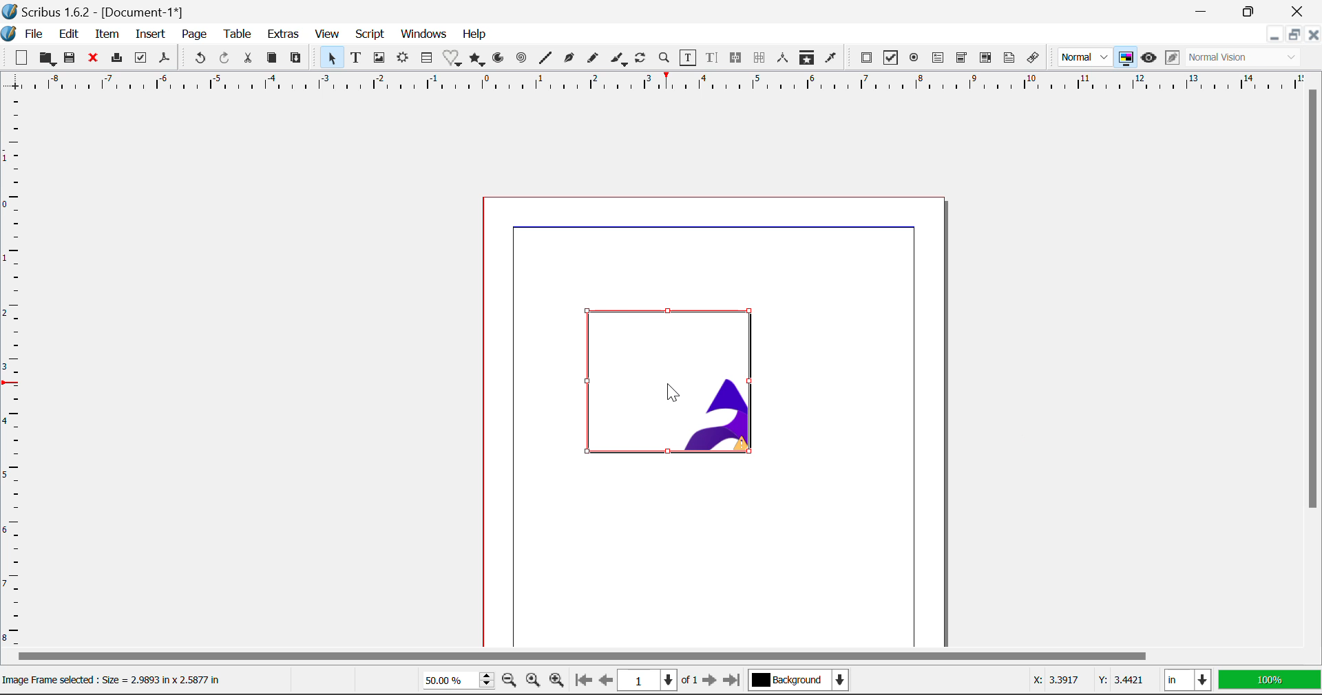 This screenshot has width=1322, height=695. Describe the element at coordinates (1298, 12) in the screenshot. I see `Close` at that location.